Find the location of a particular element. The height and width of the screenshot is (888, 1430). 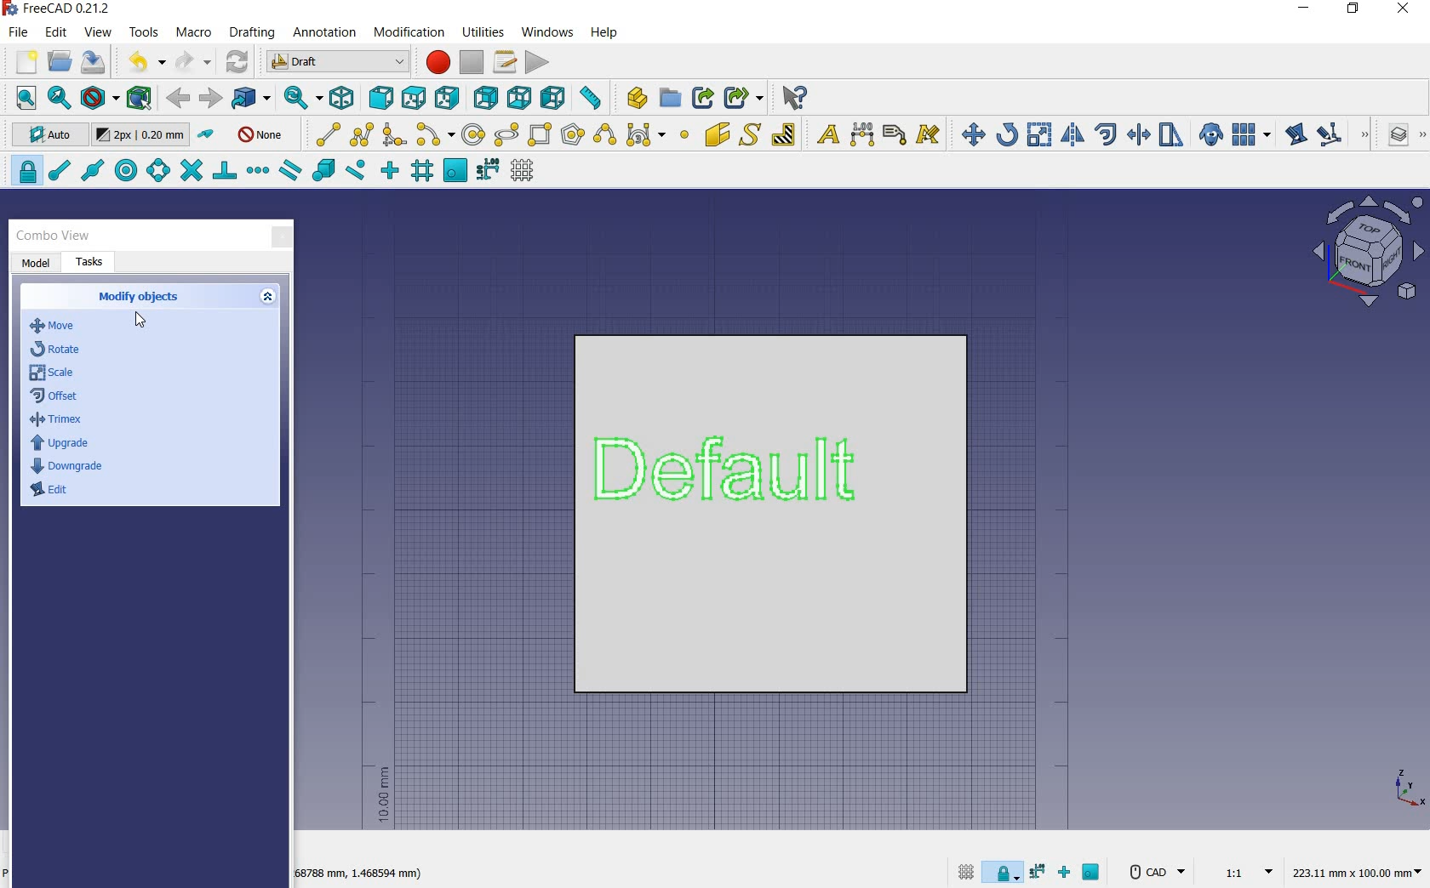

rectangle is located at coordinates (541, 136).